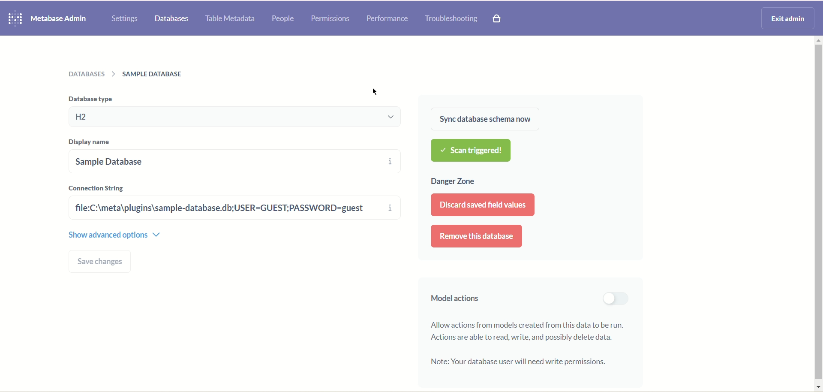 This screenshot has height=392, width=823. I want to click on save changes, so click(101, 262).